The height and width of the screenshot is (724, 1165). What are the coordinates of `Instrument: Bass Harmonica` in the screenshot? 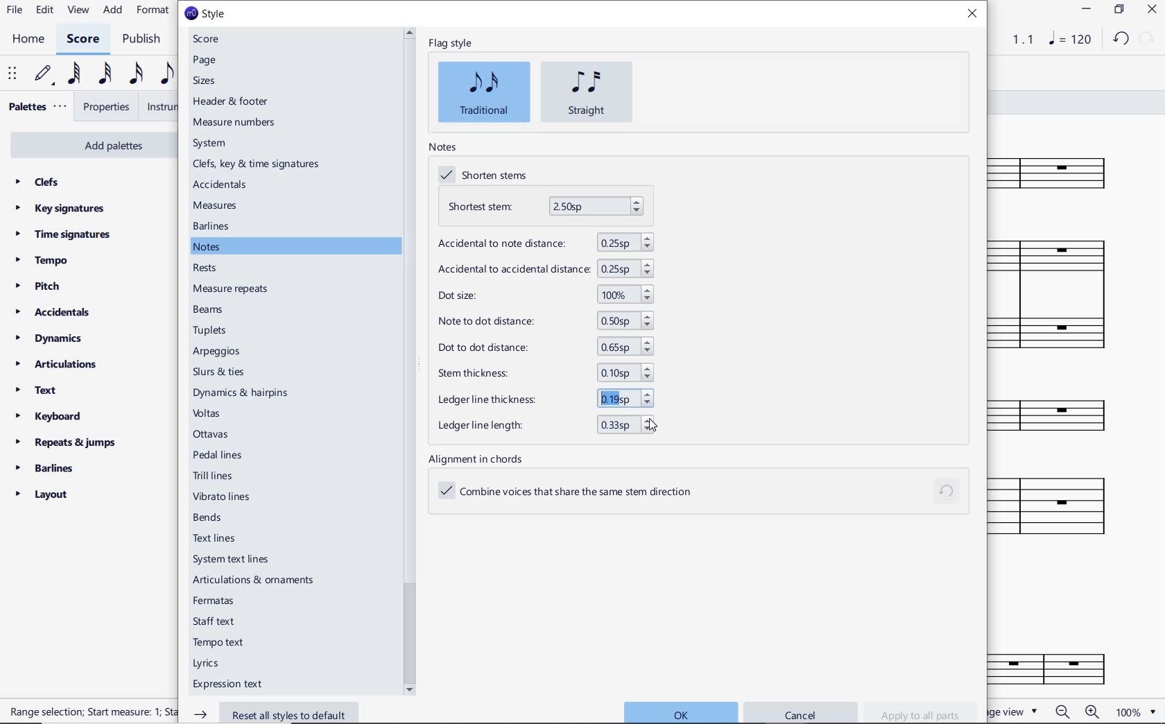 It's located at (1061, 411).